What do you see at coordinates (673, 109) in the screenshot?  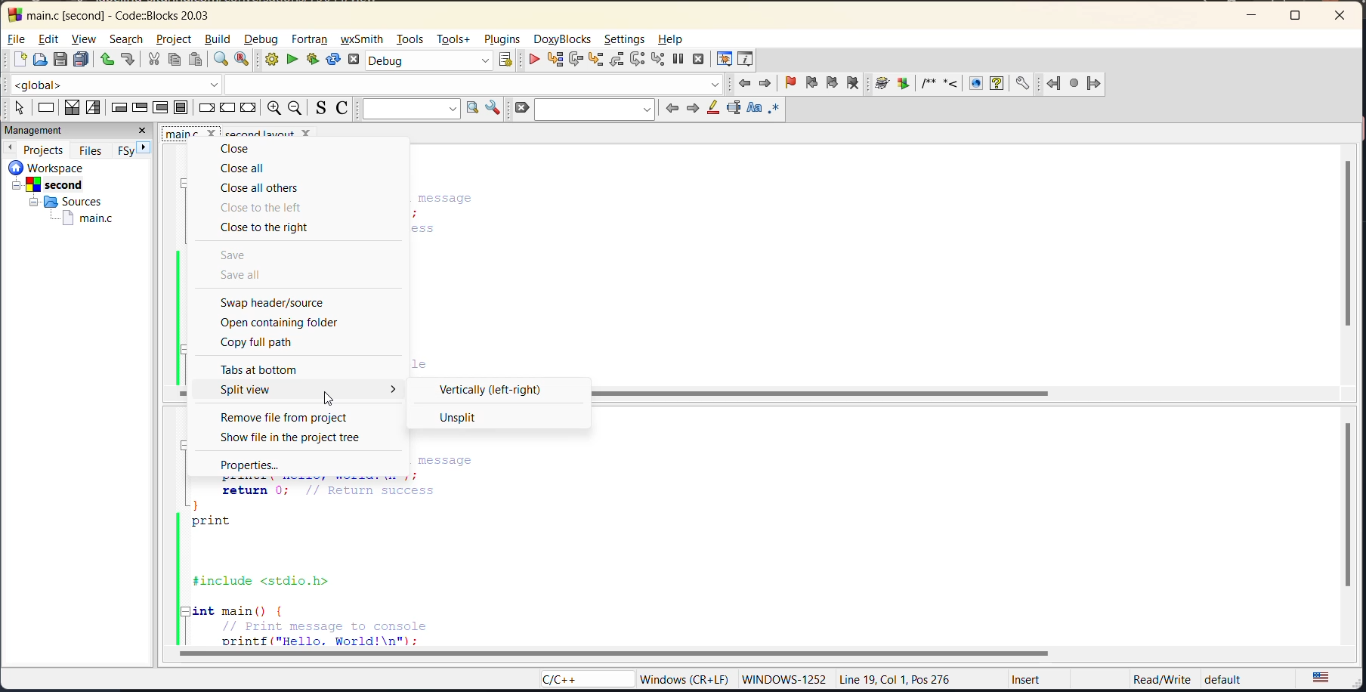 I see `previous` at bounding box center [673, 109].